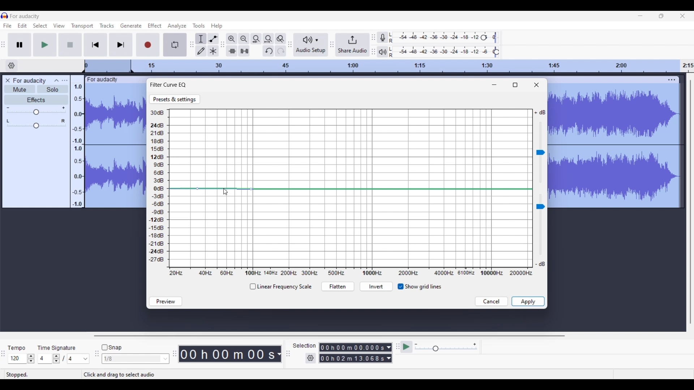  What do you see at coordinates (280, 287) in the screenshot?
I see `Toggle for linear frequency scale` at bounding box center [280, 287].